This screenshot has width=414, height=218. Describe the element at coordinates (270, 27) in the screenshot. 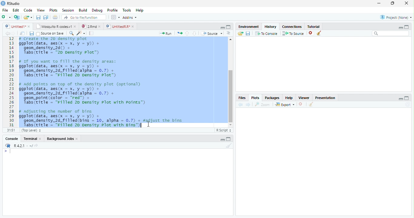

I see `History` at that location.